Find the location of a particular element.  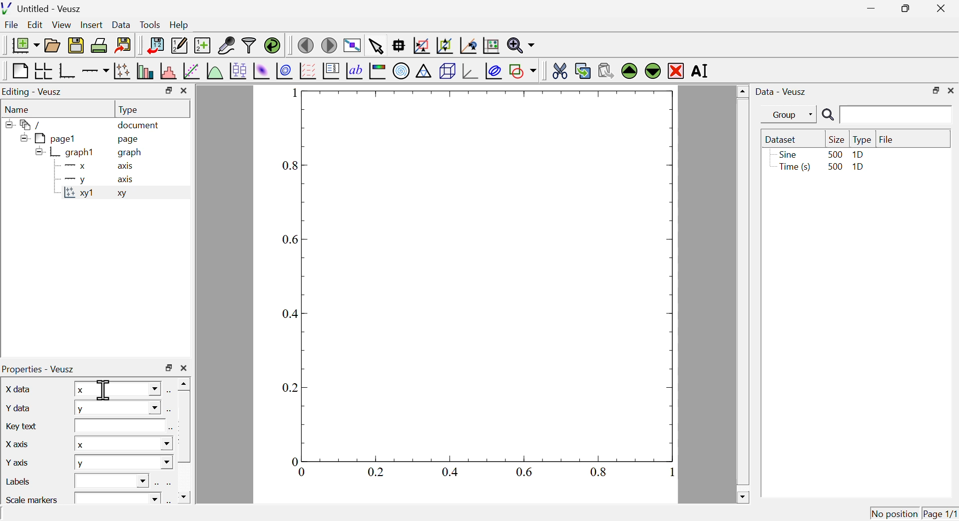

3d graph is located at coordinates (470, 71).